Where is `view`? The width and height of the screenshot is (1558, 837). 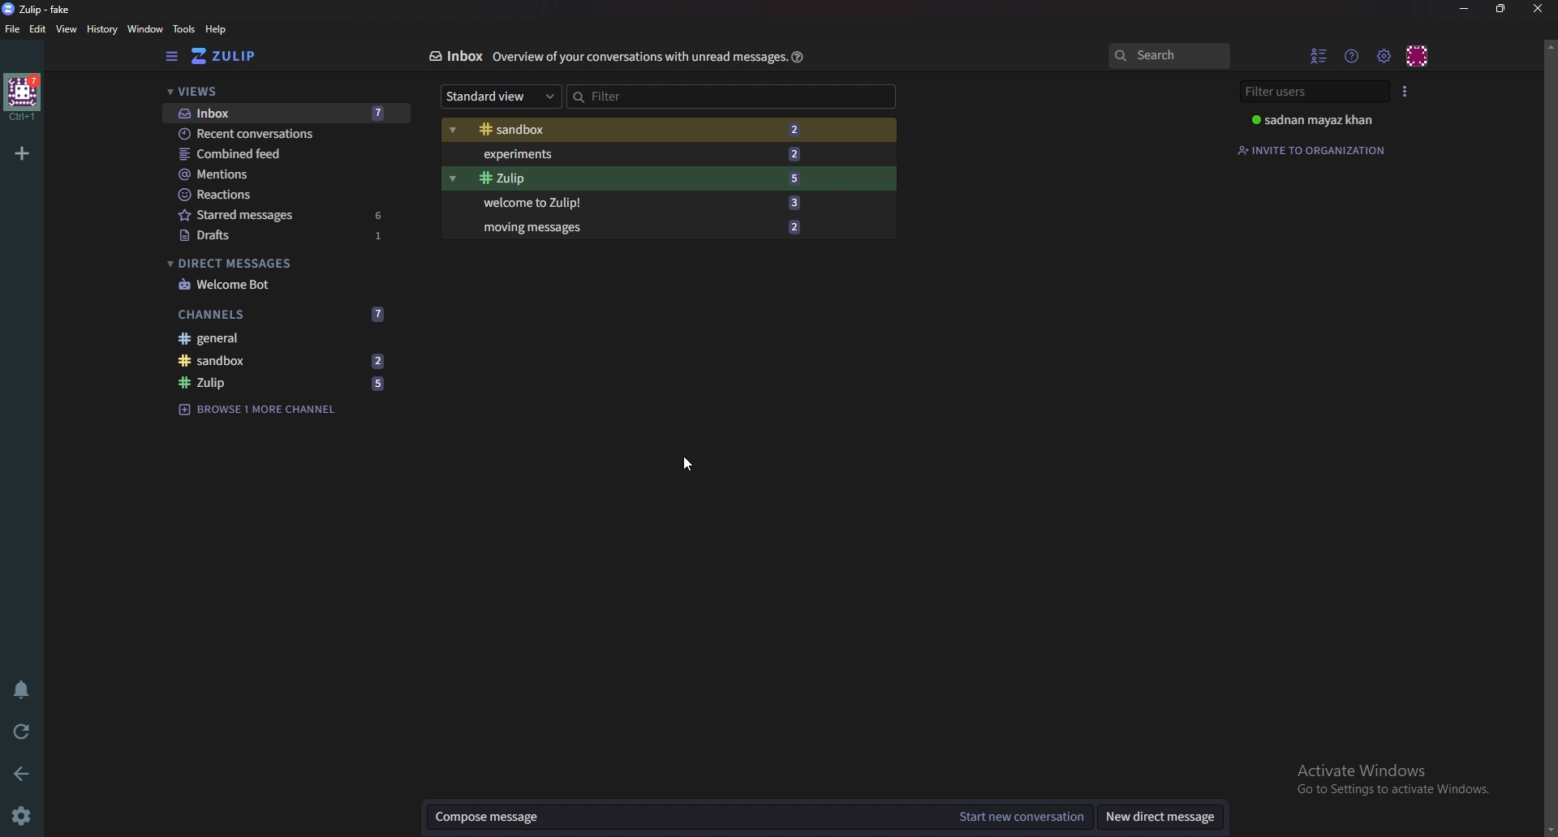
view is located at coordinates (67, 28).